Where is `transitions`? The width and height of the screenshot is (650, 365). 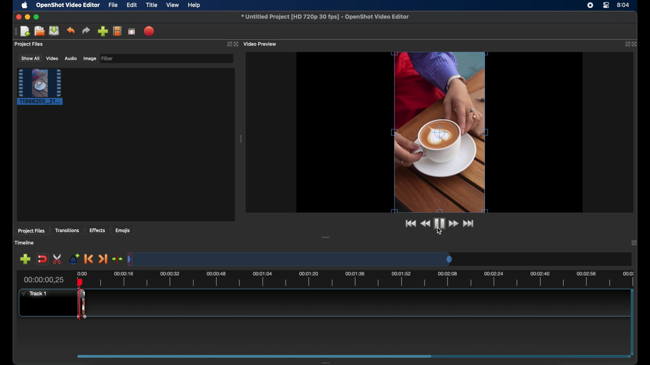
transitions is located at coordinates (67, 231).